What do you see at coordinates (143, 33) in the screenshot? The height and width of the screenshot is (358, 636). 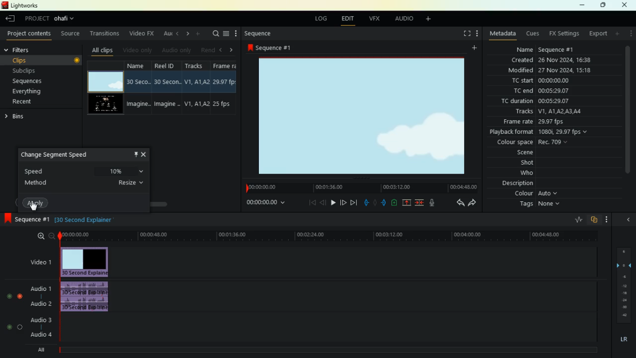 I see `video fx` at bounding box center [143, 33].